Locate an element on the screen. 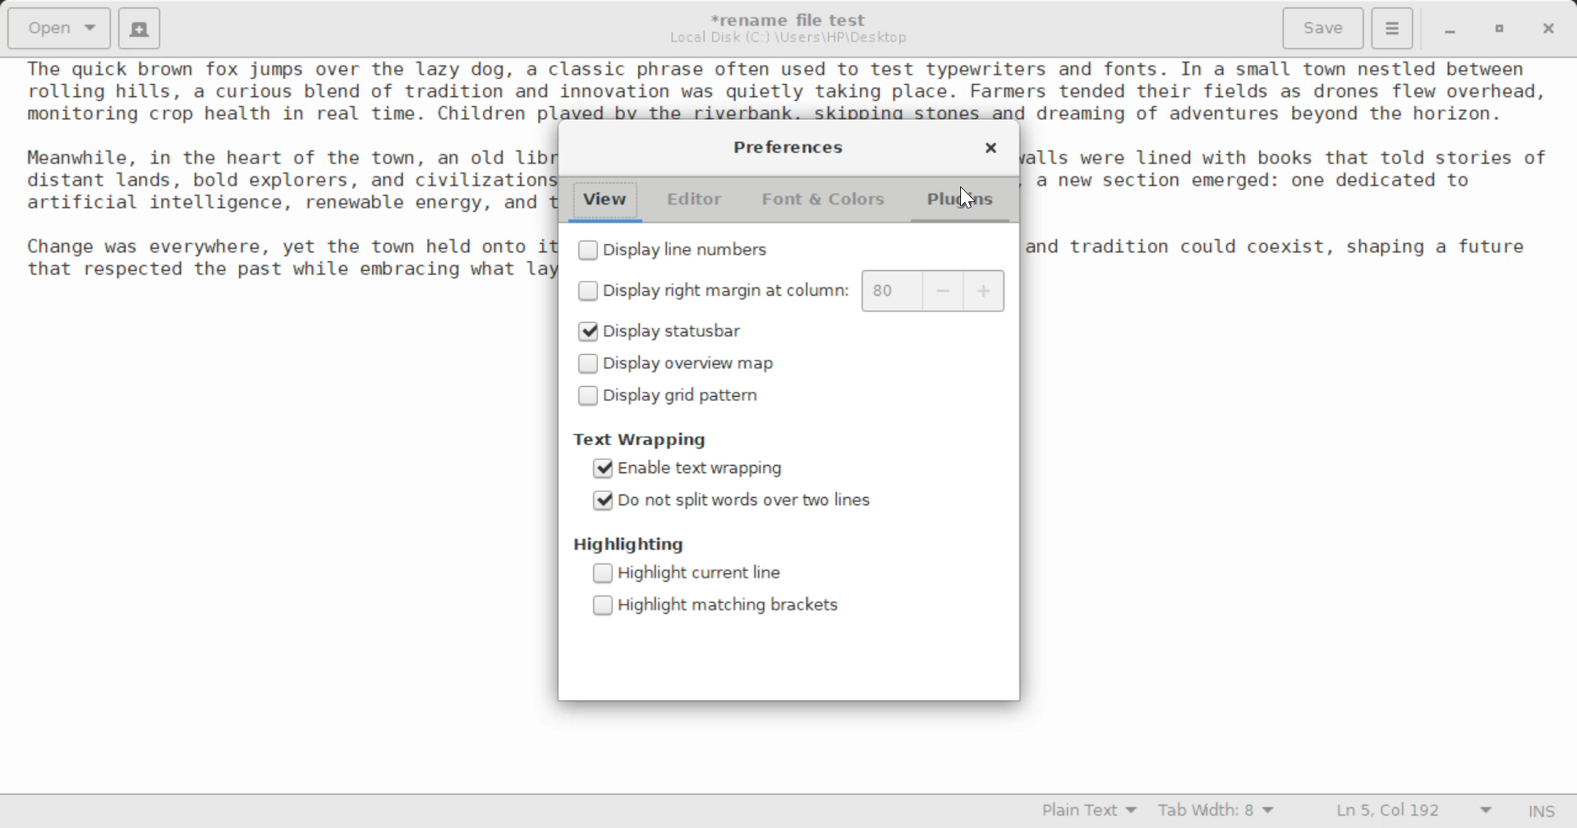 The width and height of the screenshot is (1577, 828). Save is located at coordinates (1325, 29).